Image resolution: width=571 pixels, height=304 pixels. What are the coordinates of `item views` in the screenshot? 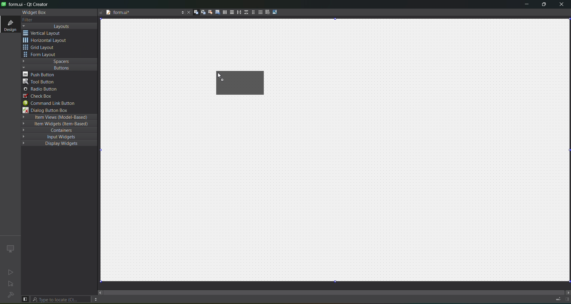 It's located at (58, 117).